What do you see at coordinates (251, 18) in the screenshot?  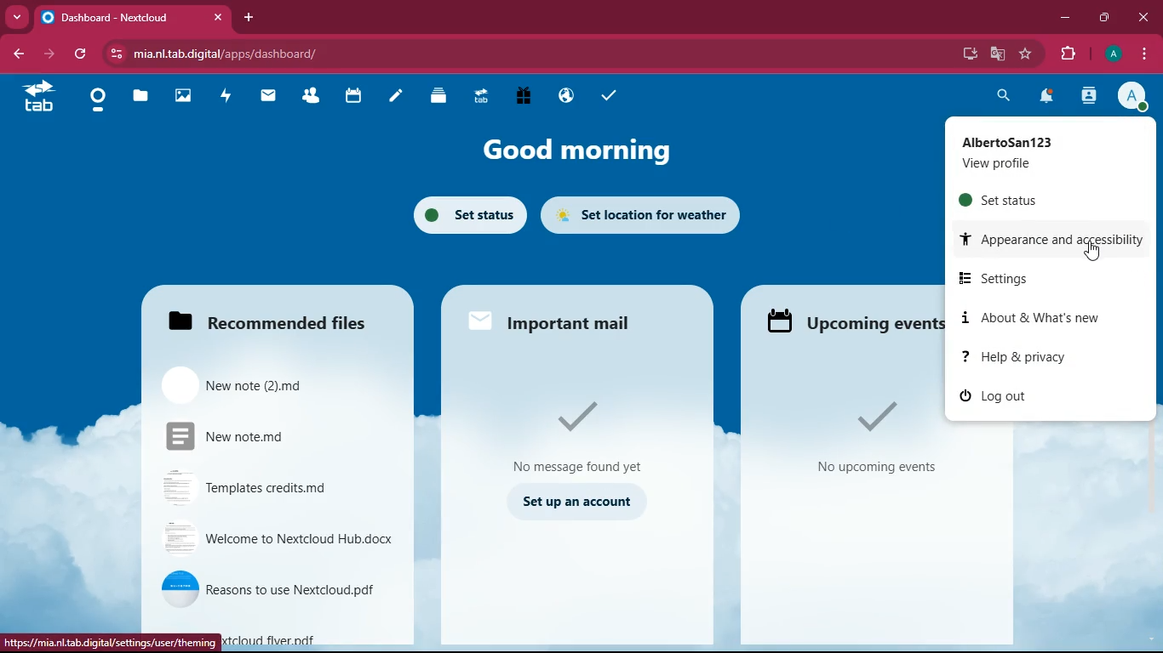 I see `add tab` at bounding box center [251, 18].